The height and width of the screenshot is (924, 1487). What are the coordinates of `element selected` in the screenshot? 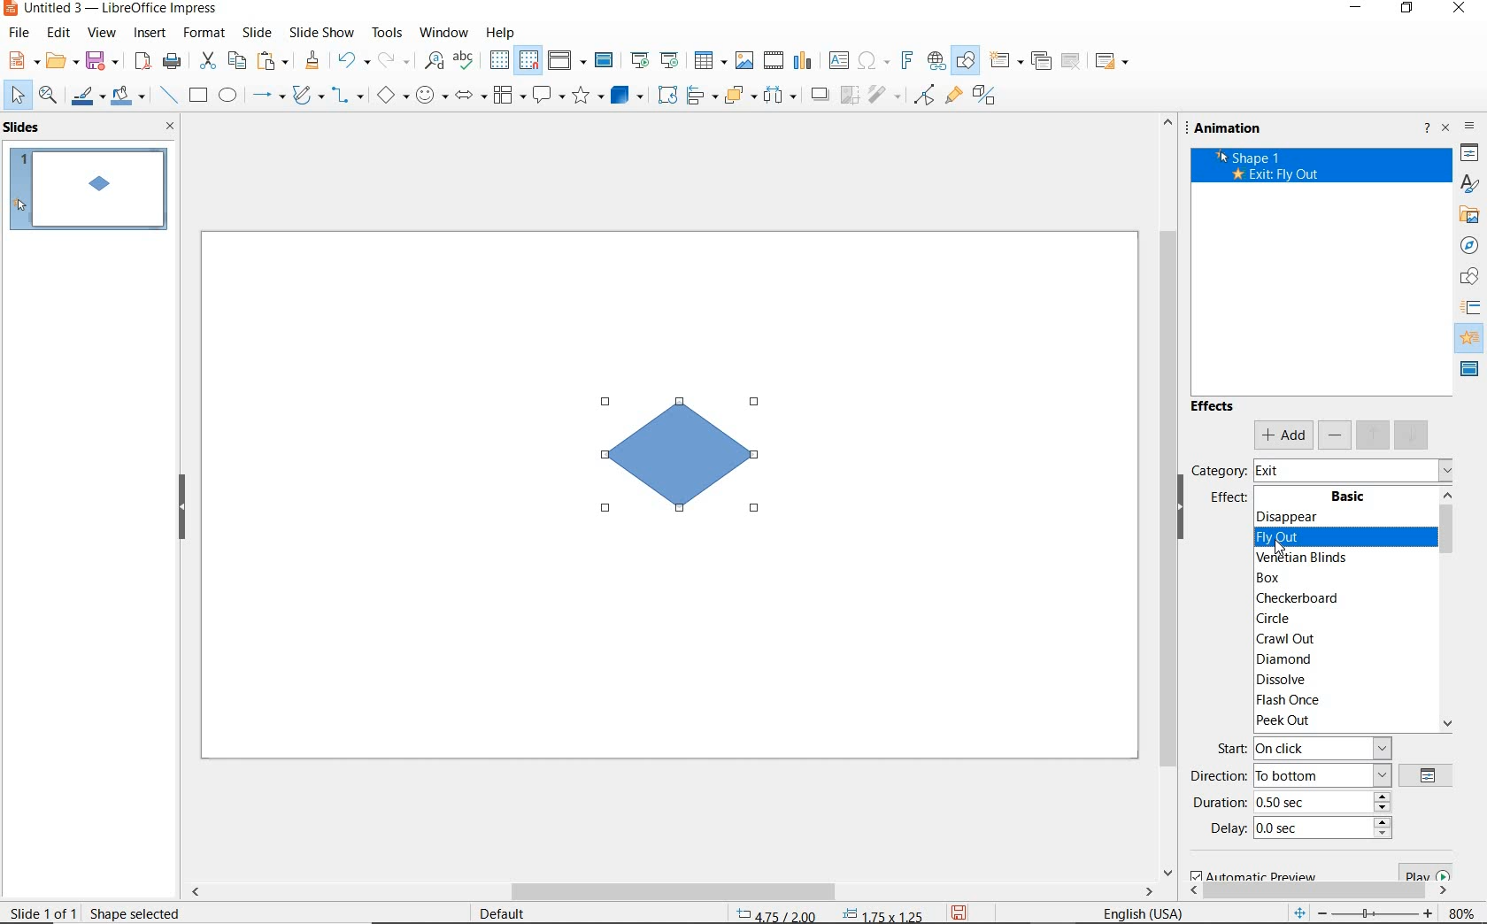 It's located at (681, 453).